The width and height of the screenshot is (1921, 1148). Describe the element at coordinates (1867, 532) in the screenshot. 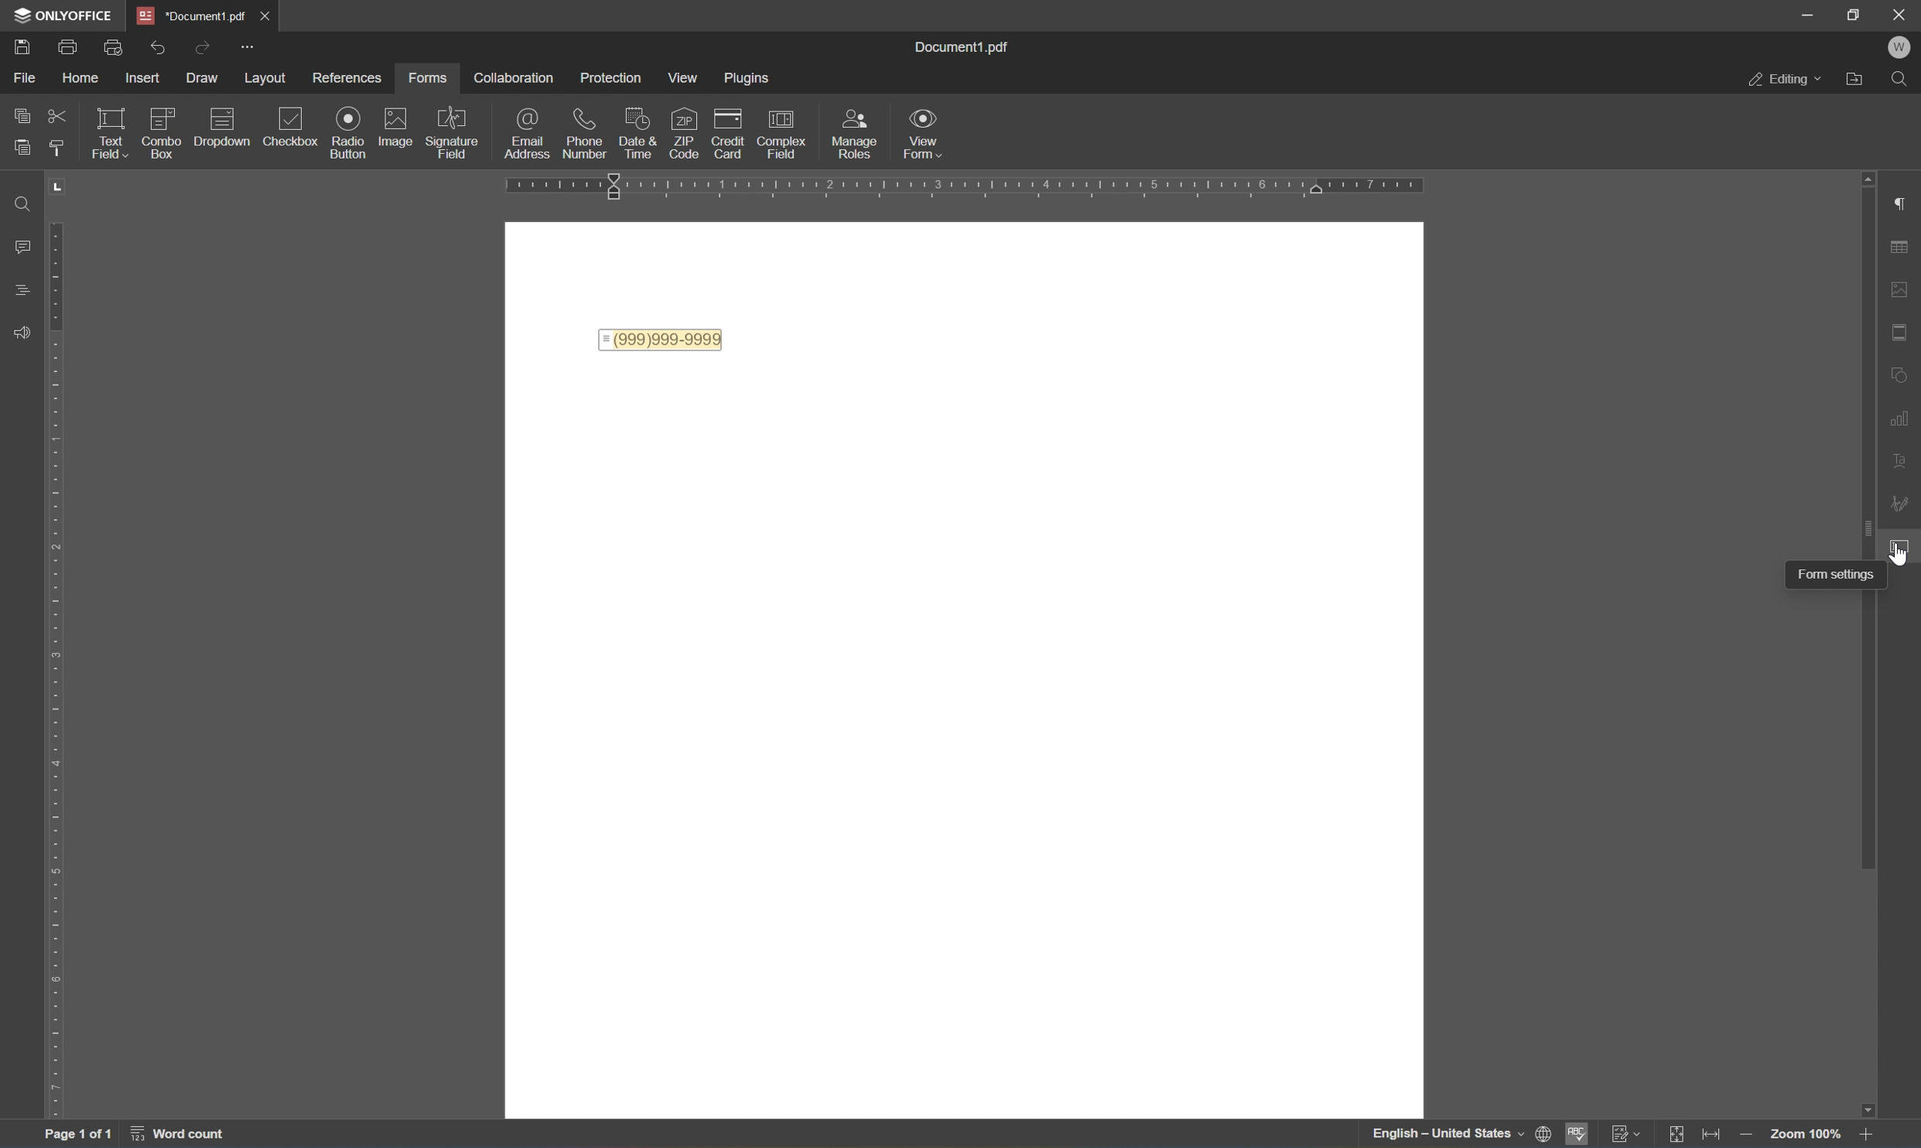

I see `scroll bar` at that location.